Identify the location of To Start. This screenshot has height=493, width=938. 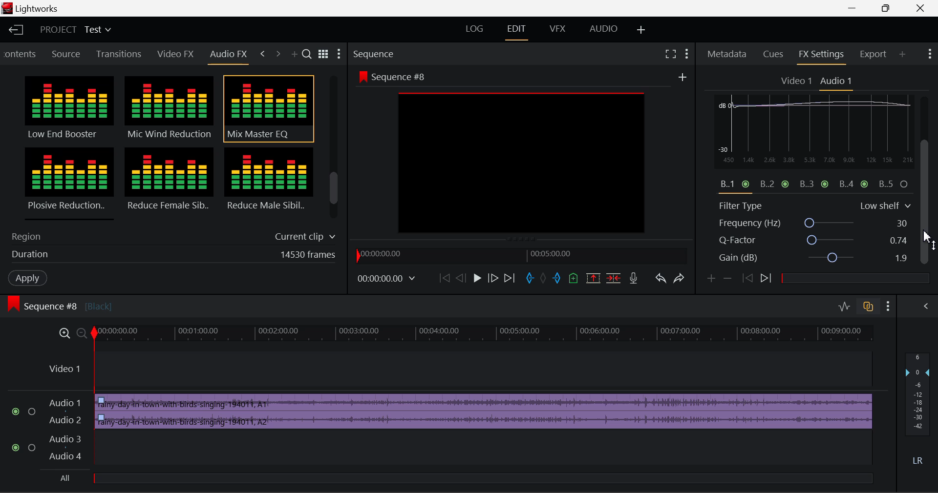
(444, 279).